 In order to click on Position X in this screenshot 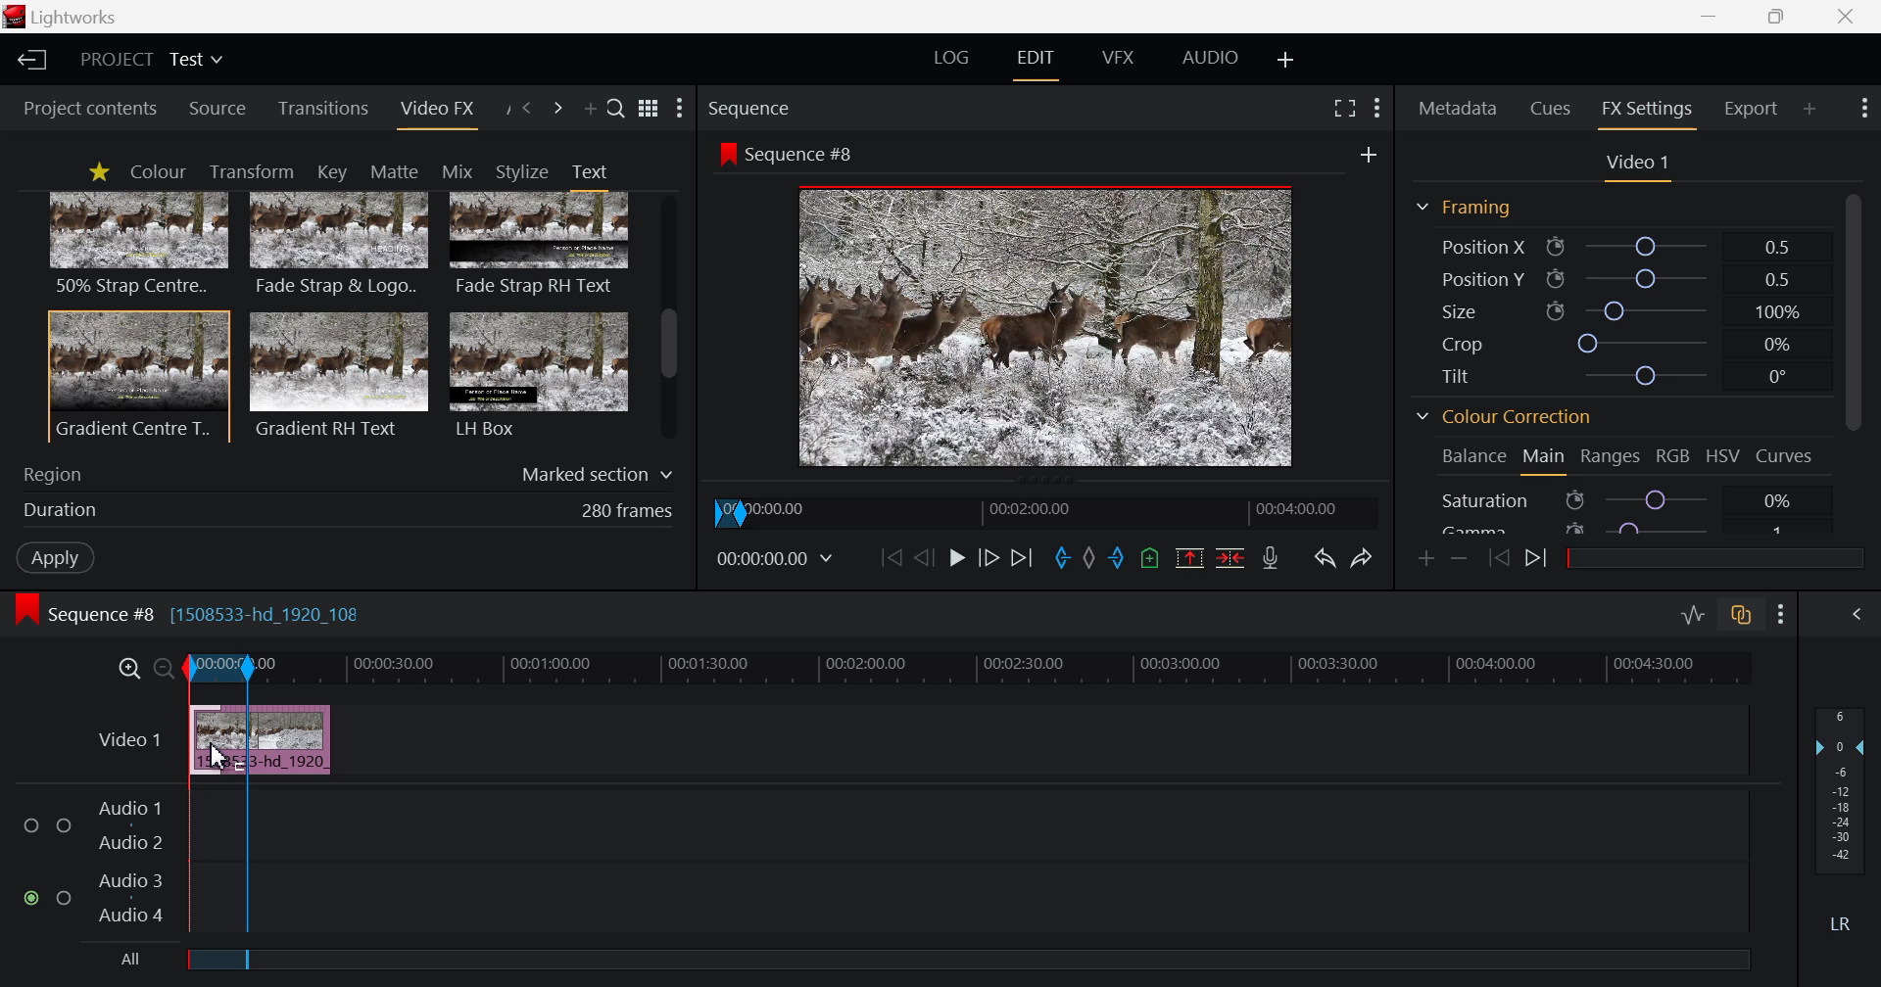, I will do `click(1613, 248)`.